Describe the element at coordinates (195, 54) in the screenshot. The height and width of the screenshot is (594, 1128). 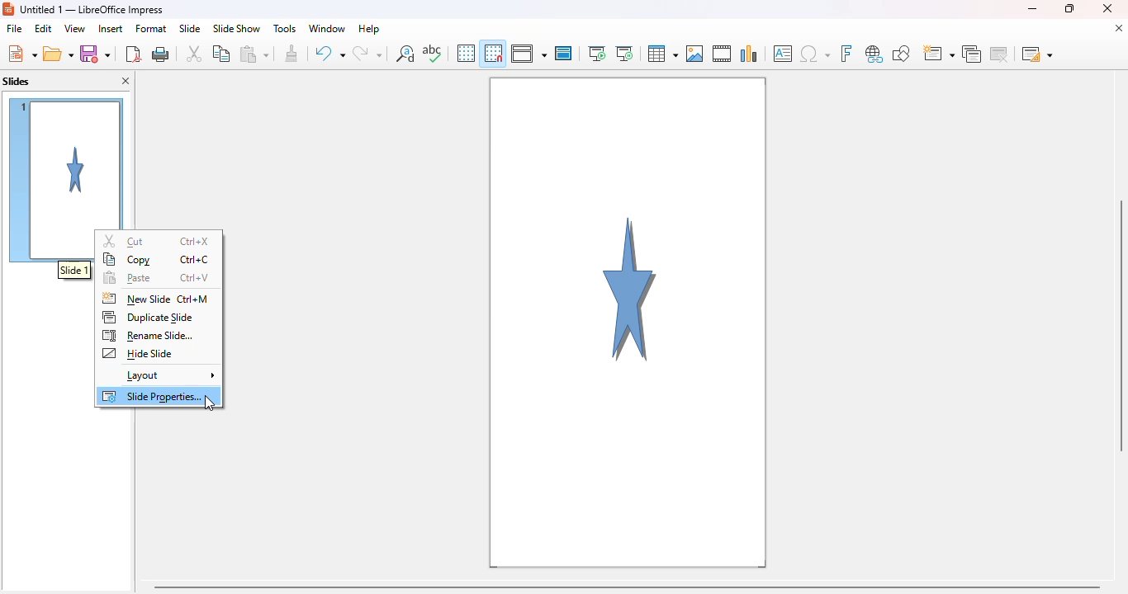
I see `cut` at that location.